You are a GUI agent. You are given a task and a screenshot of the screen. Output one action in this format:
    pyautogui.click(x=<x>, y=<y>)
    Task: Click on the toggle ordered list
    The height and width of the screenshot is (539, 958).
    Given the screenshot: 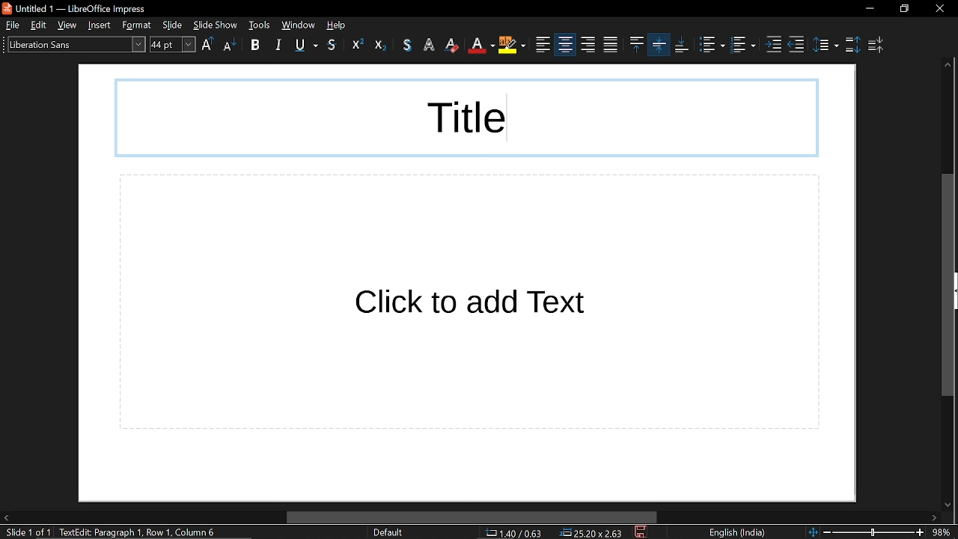 What is the action you would take?
    pyautogui.click(x=745, y=46)
    